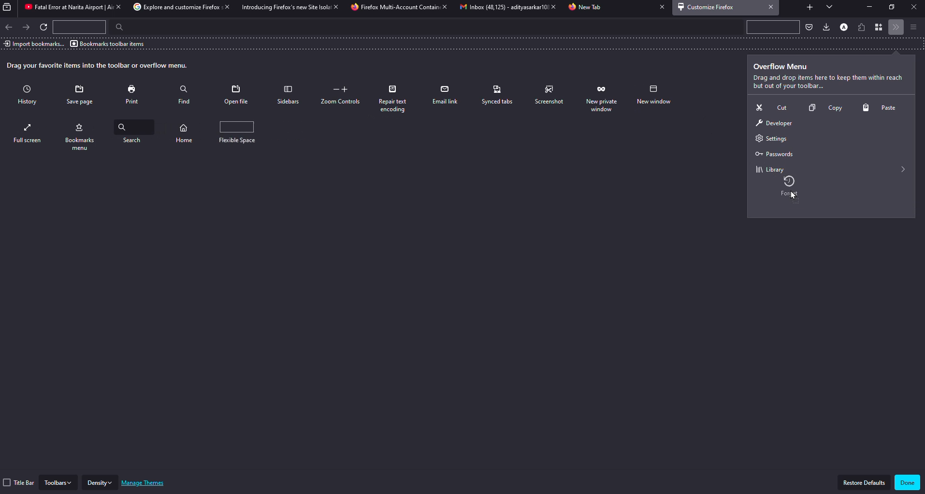 This screenshot has height=494, width=925. Describe the element at coordinates (446, 95) in the screenshot. I see `email link` at that location.